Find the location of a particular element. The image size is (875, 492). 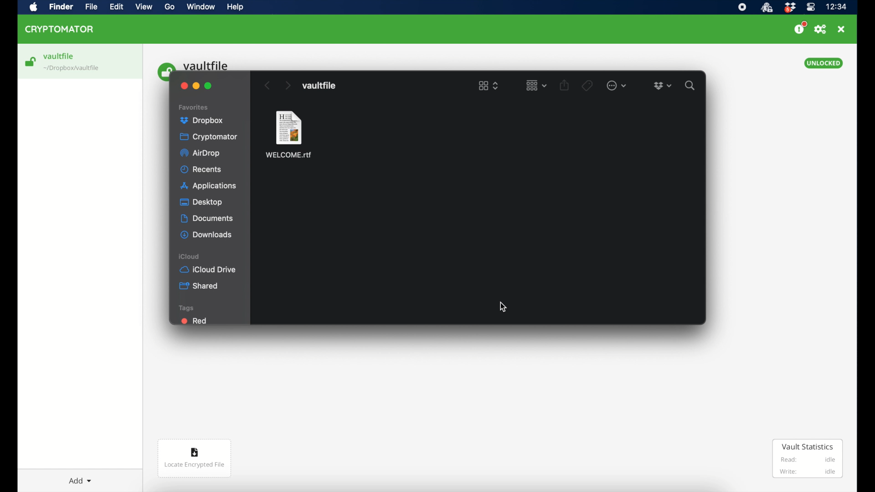

maximize is located at coordinates (209, 86).